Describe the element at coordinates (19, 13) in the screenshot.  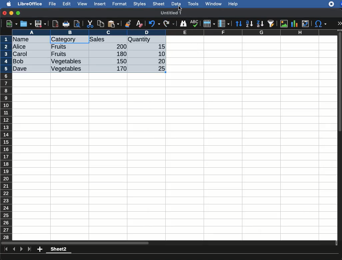
I see `maximize` at that location.